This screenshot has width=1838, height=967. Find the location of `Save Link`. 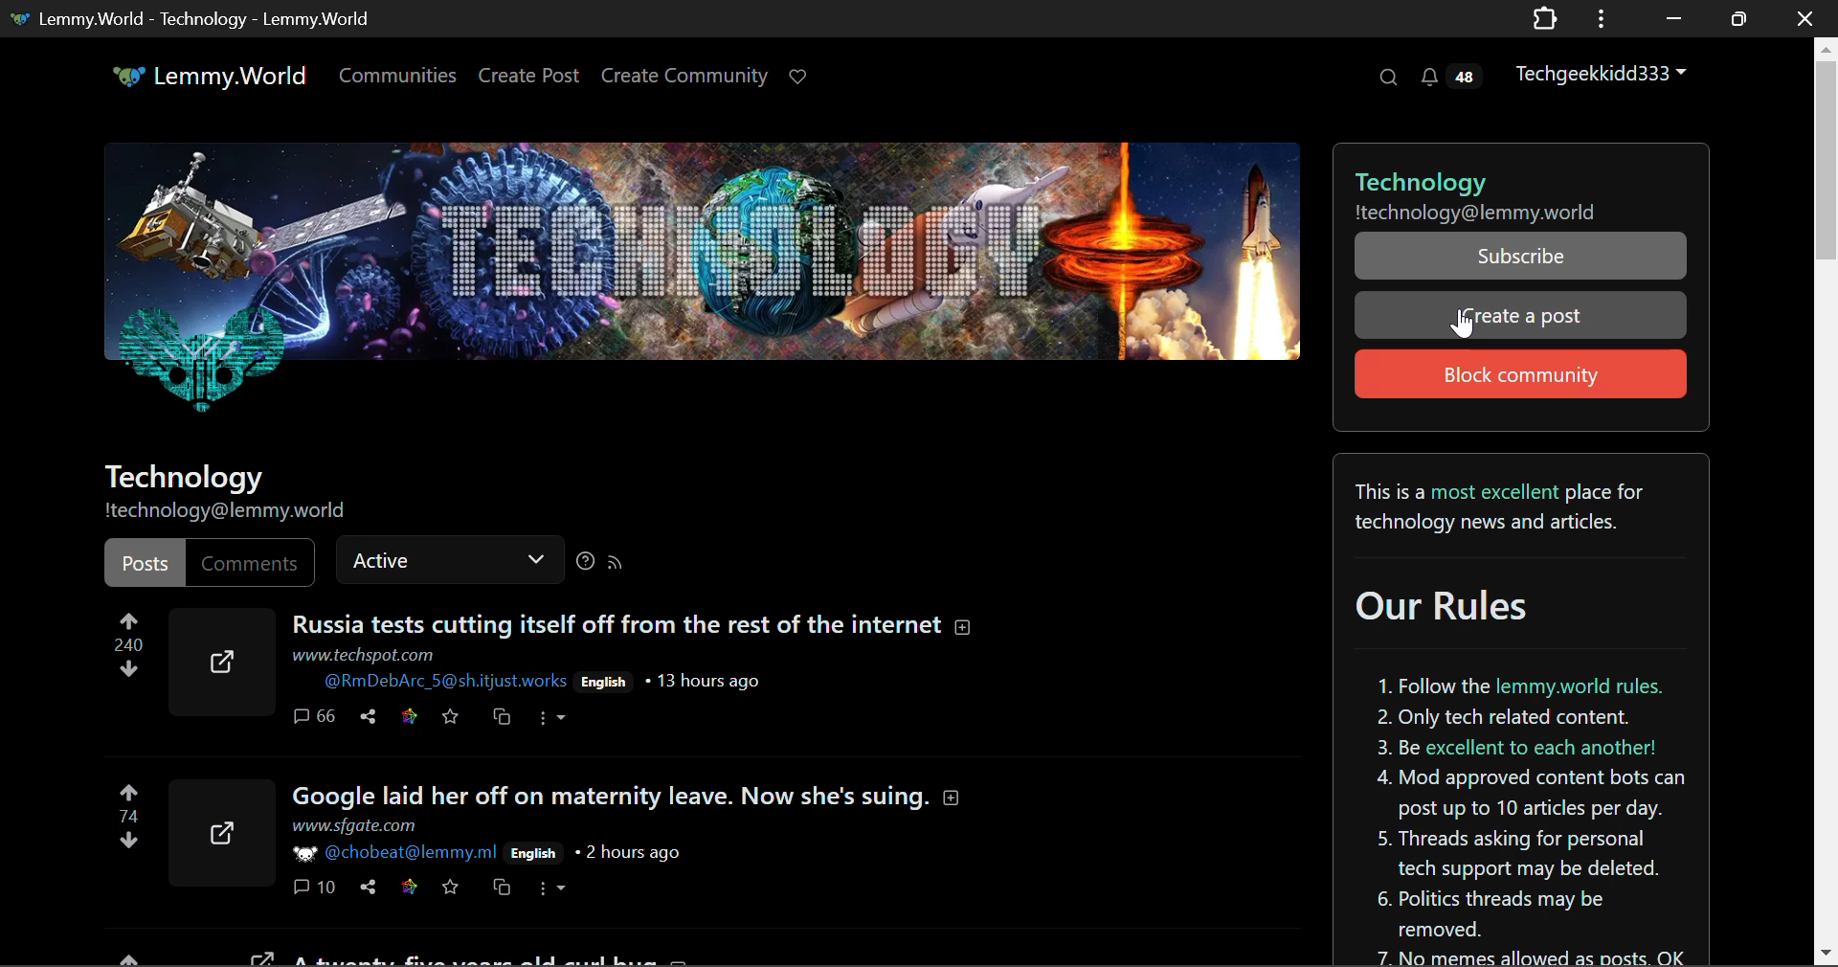

Save Link is located at coordinates (410, 886).